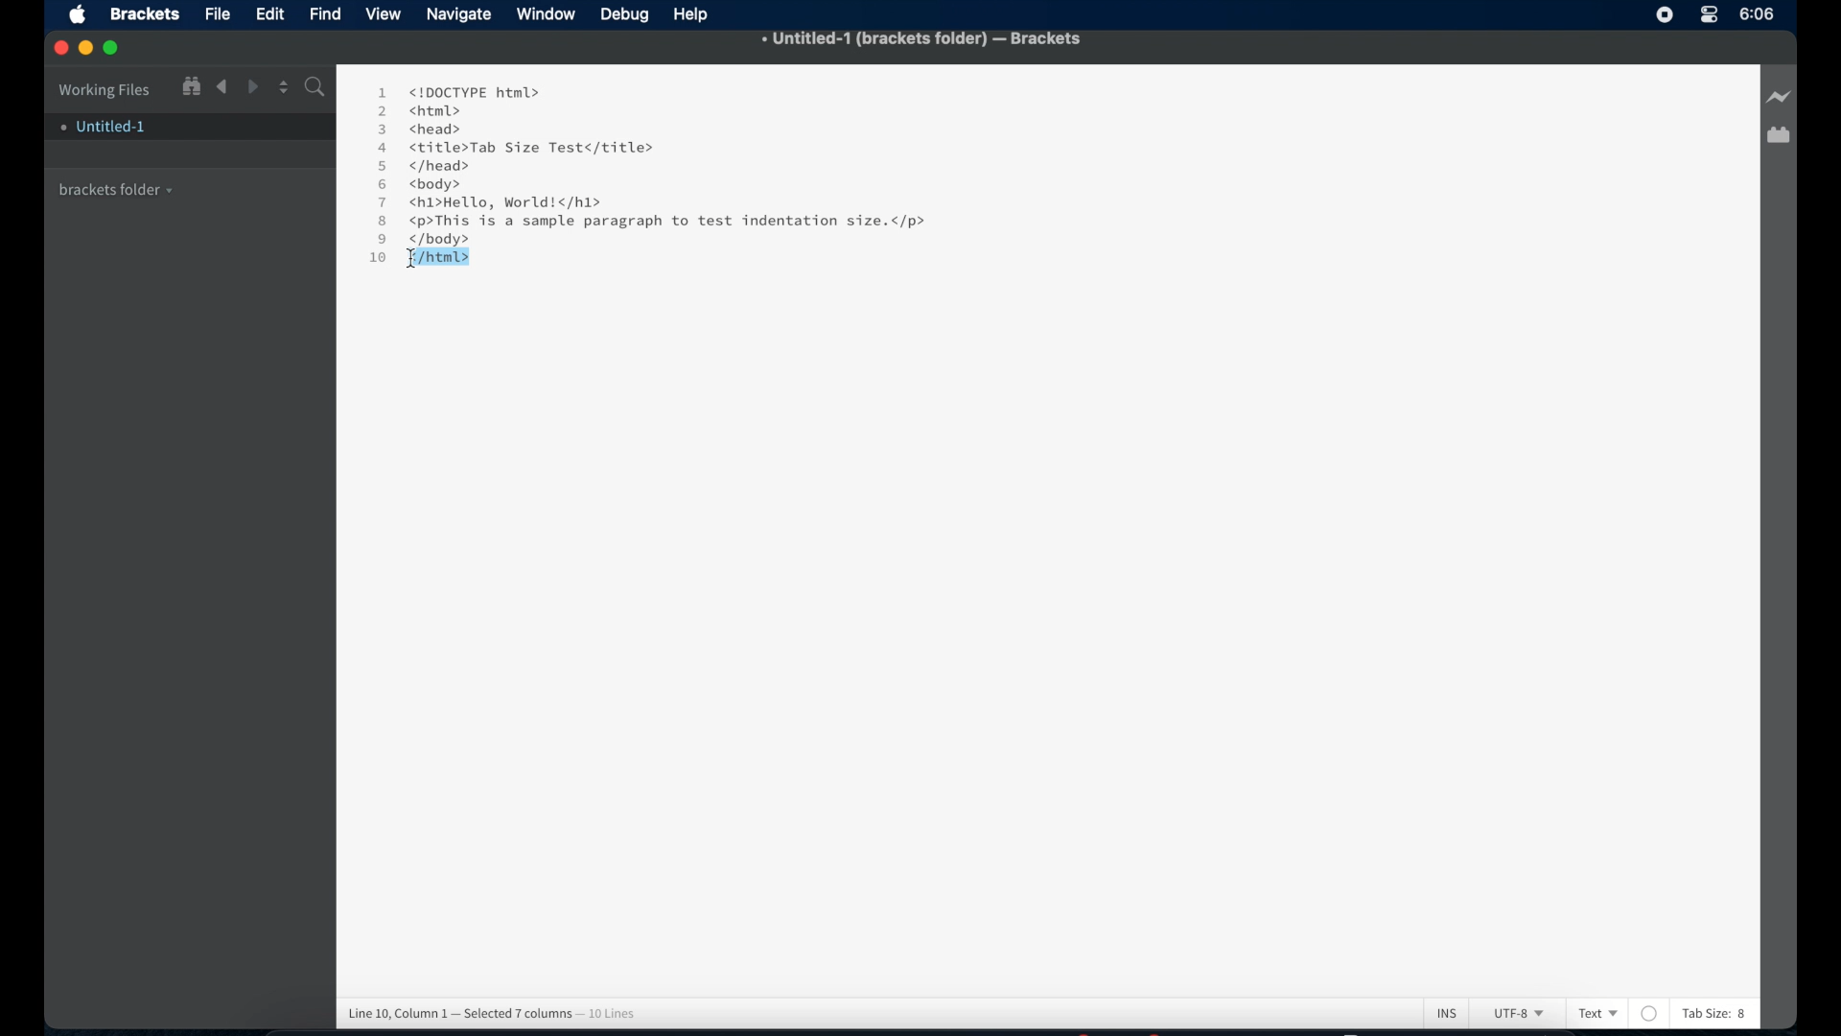  Describe the element at coordinates (548, 14) in the screenshot. I see `Window` at that location.